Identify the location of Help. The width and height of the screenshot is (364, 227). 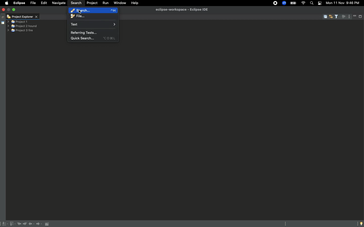
(136, 3).